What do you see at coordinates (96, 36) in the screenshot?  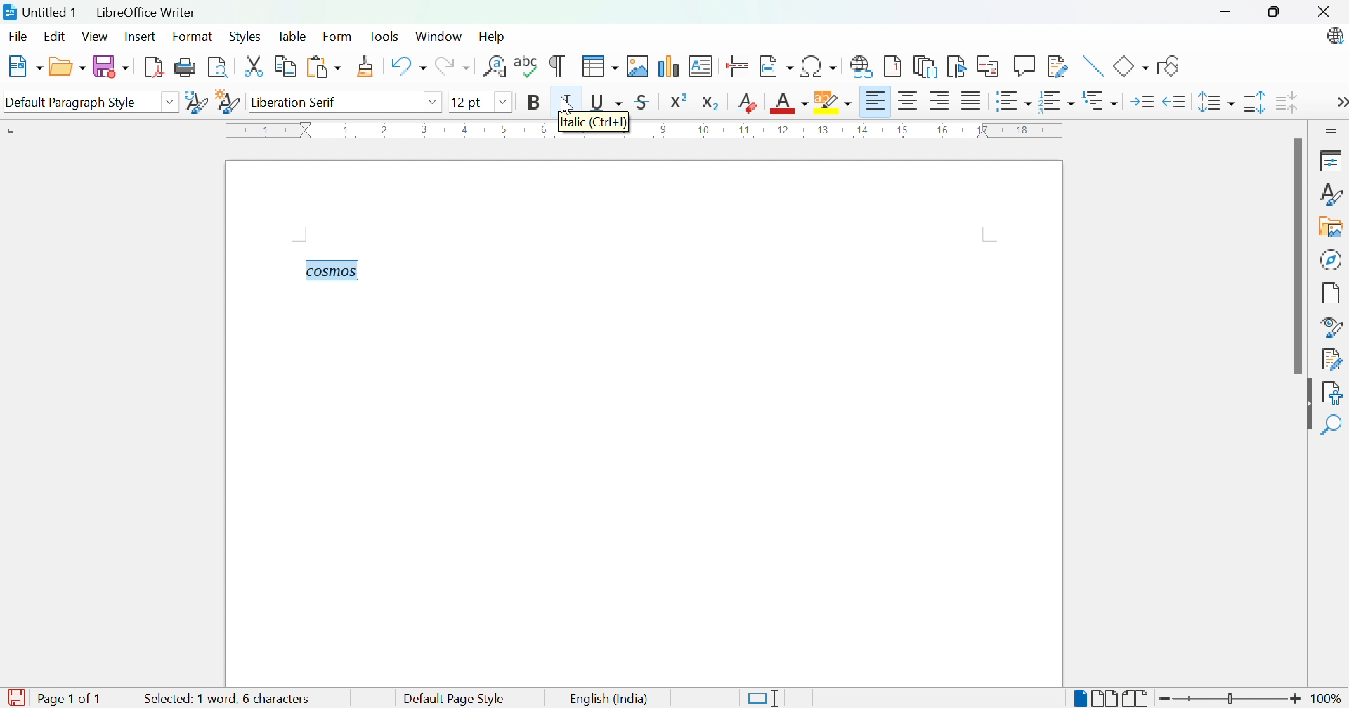 I see `View` at bounding box center [96, 36].